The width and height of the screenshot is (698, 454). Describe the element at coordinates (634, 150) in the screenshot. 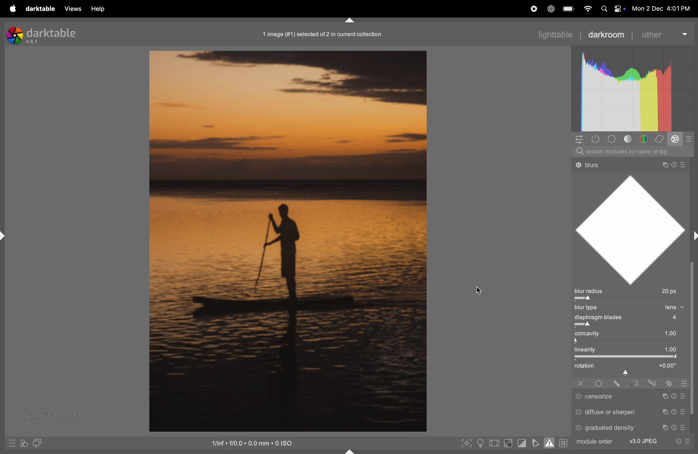

I see `search bar` at that location.